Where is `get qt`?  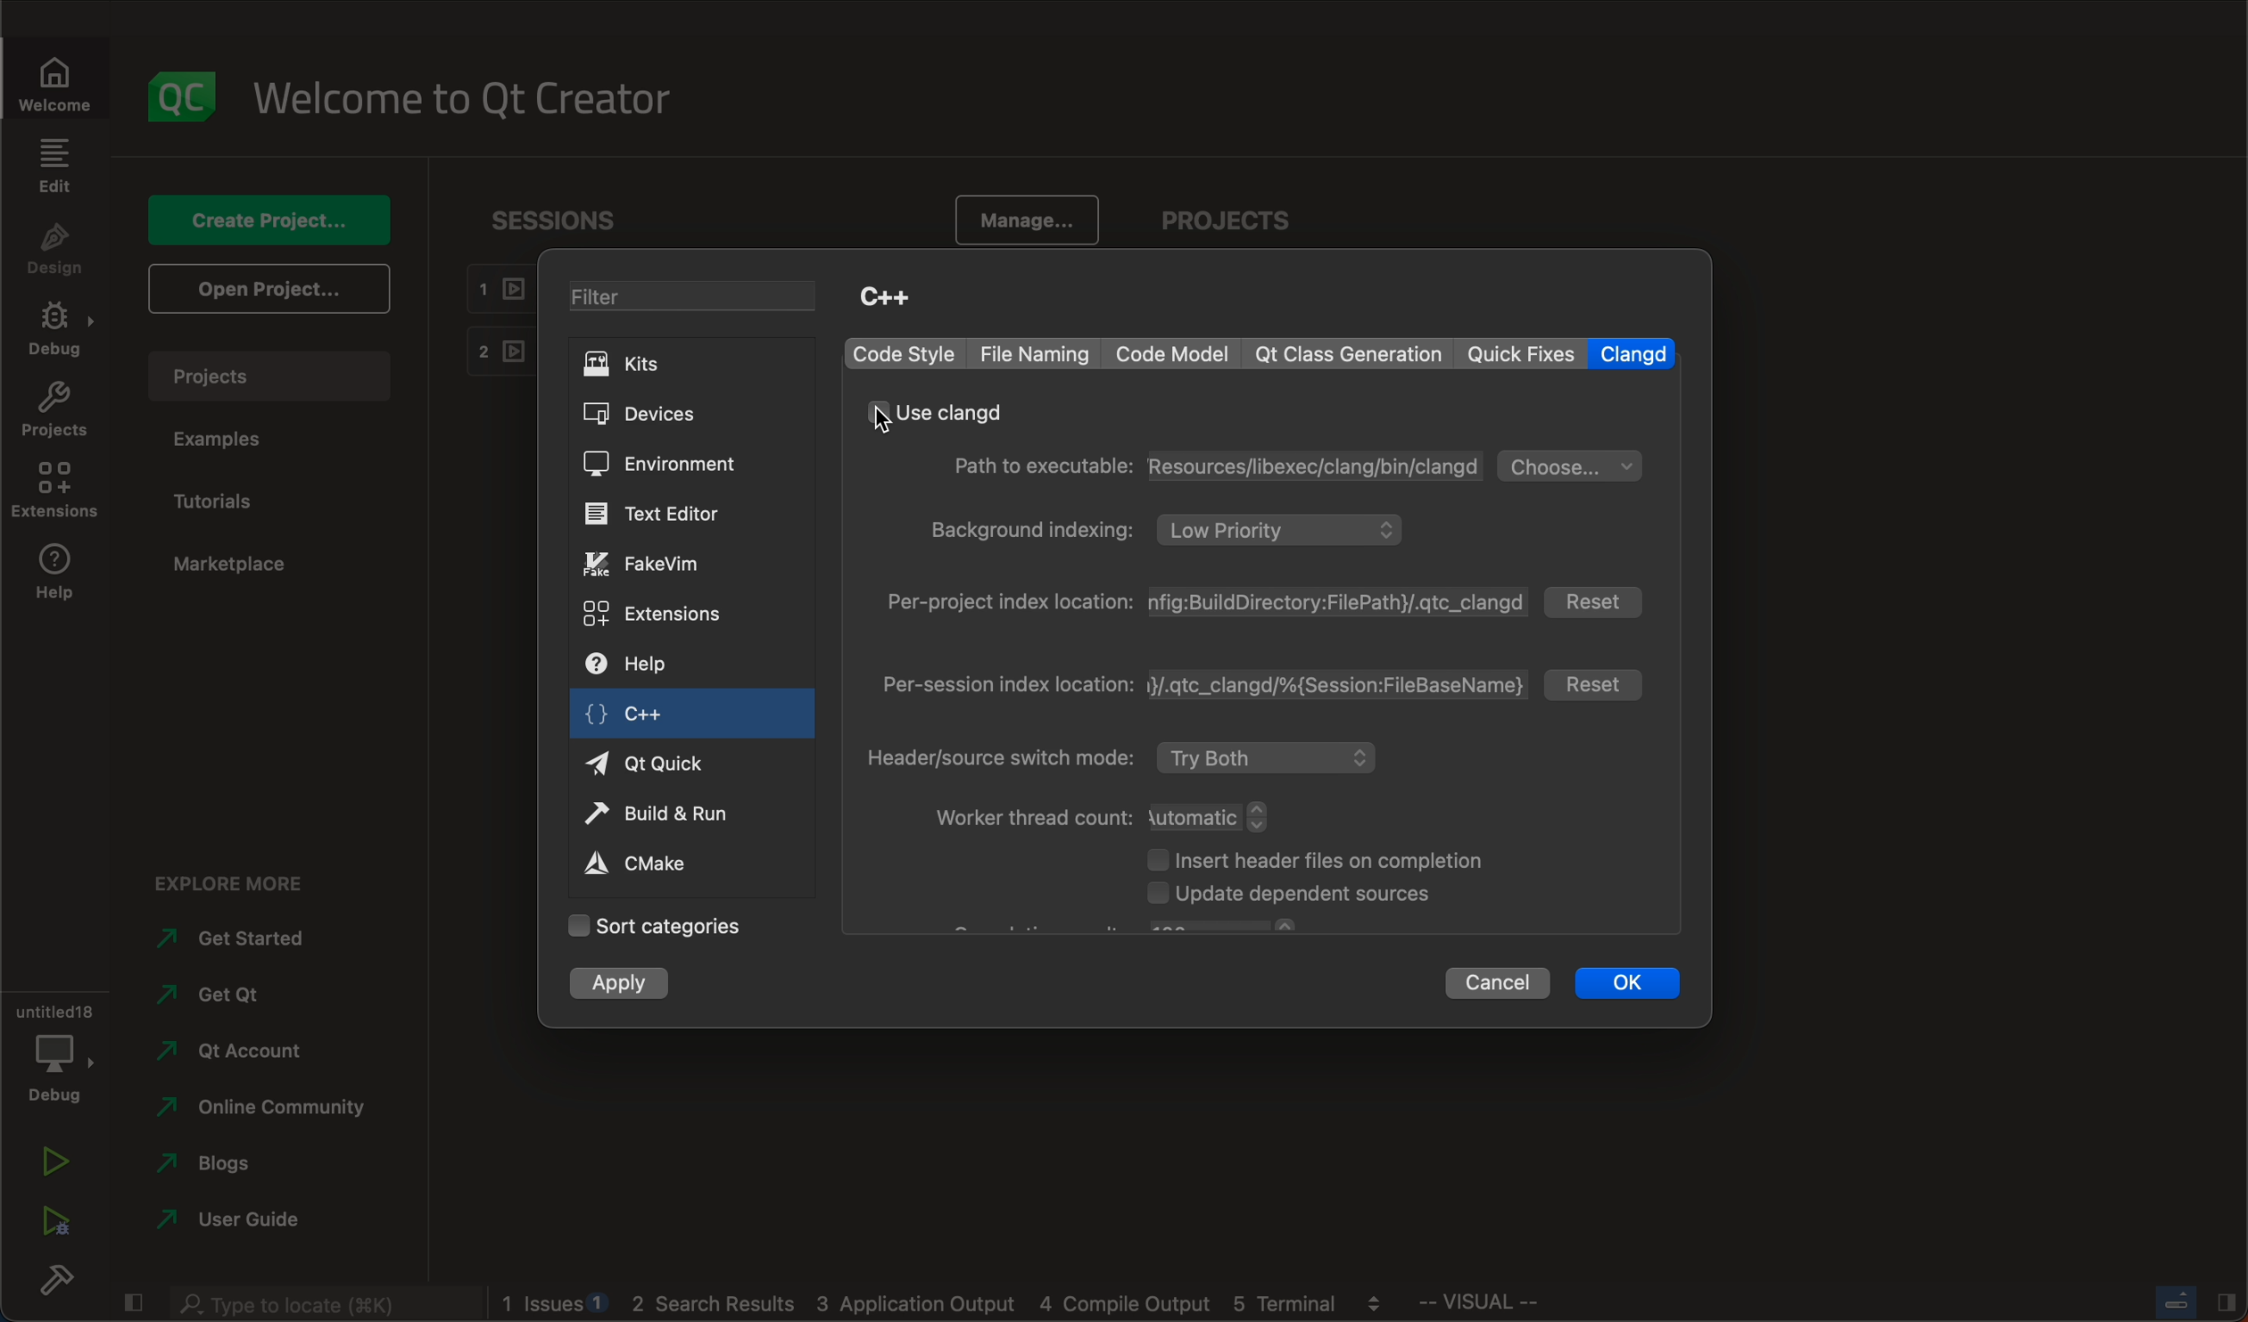 get qt is located at coordinates (228, 996).